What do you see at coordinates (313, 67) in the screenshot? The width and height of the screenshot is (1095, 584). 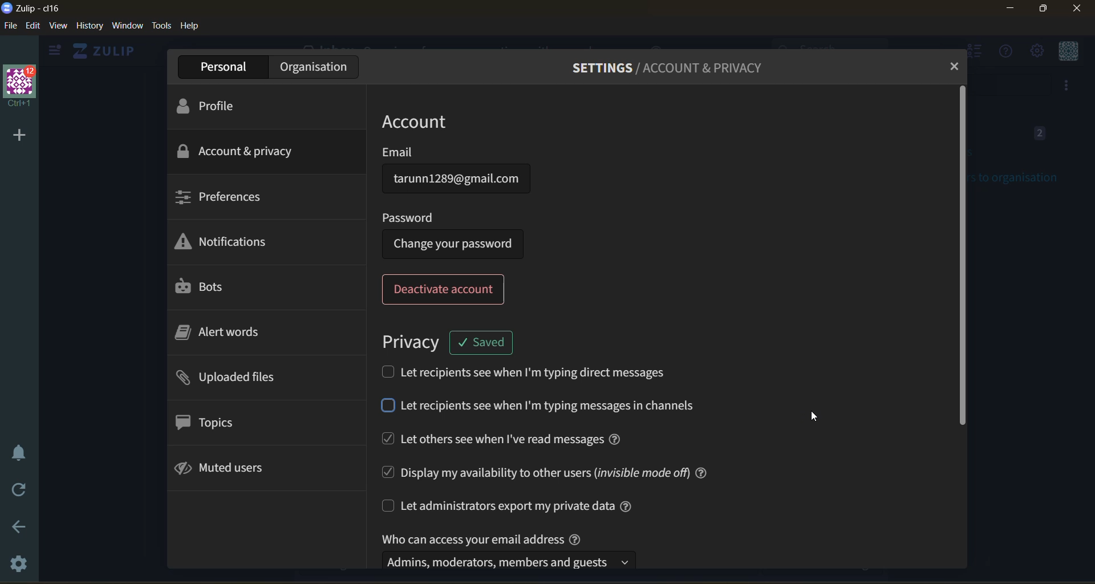 I see `organisation` at bounding box center [313, 67].